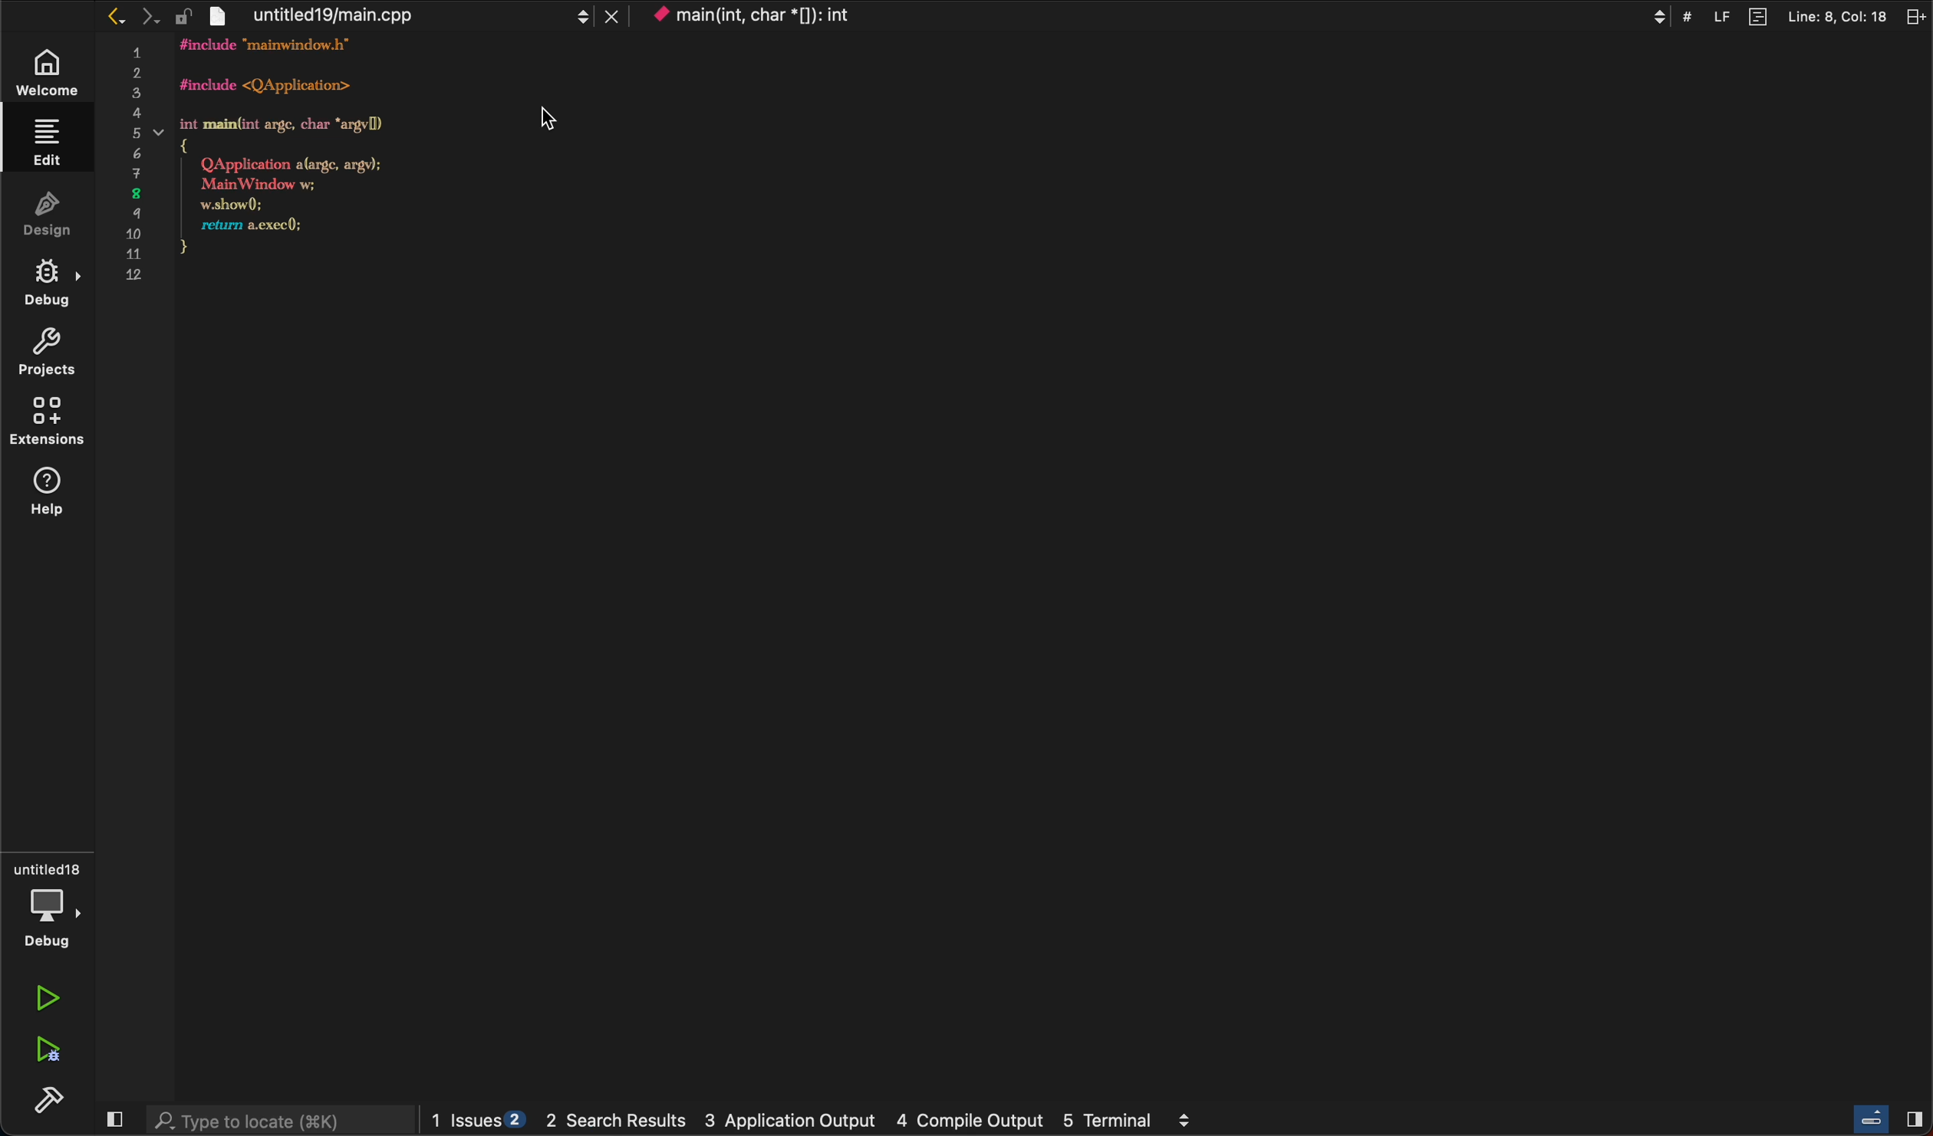 This screenshot has height=1136, width=1933. I want to click on arrows, so click(146, 16).